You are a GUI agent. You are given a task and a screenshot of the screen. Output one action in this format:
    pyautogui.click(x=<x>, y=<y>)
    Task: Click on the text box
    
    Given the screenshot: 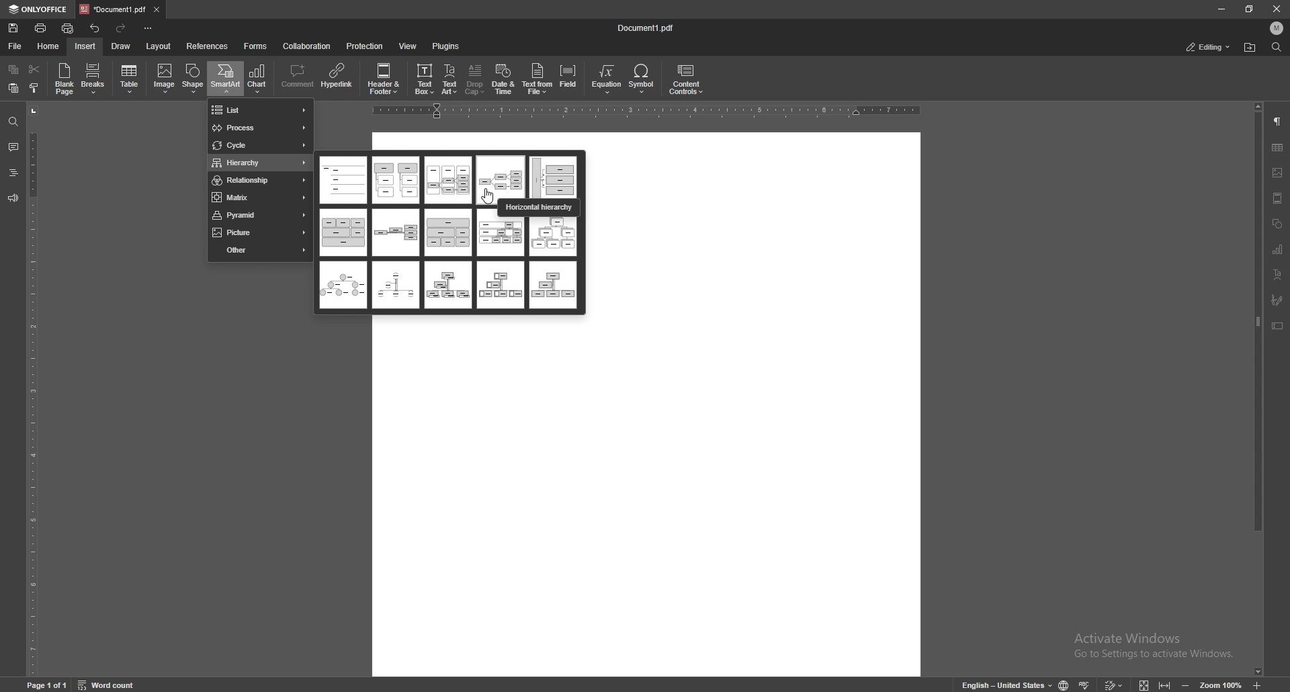 What is the action you would take?
    pyautogui.click(x=425, y=78)
    